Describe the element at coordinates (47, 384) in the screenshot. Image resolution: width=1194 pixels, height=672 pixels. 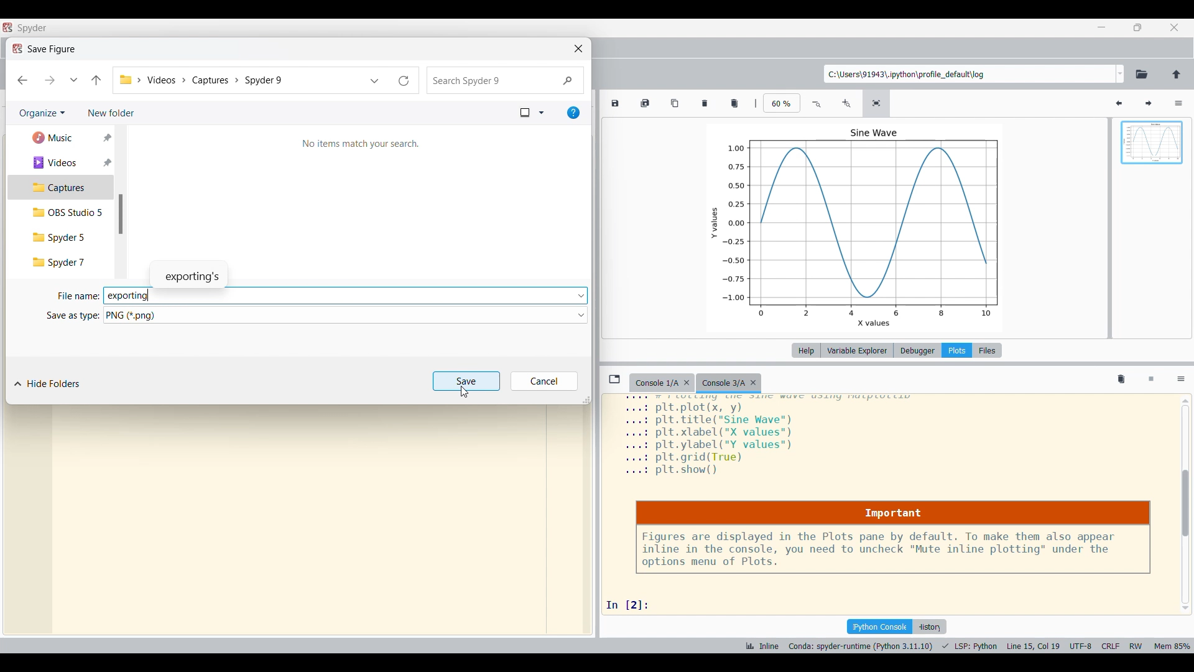
I see `Hide folders` at that location.